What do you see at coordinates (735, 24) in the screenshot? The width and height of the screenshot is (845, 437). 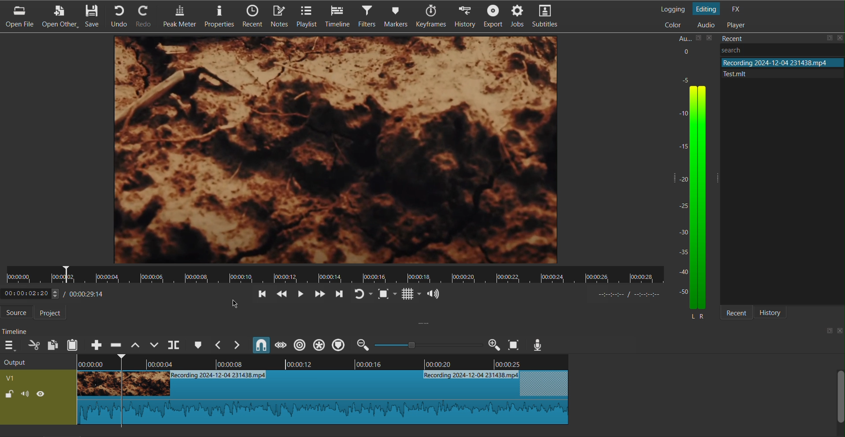 I see `Player` at bounding box center [735, 24].